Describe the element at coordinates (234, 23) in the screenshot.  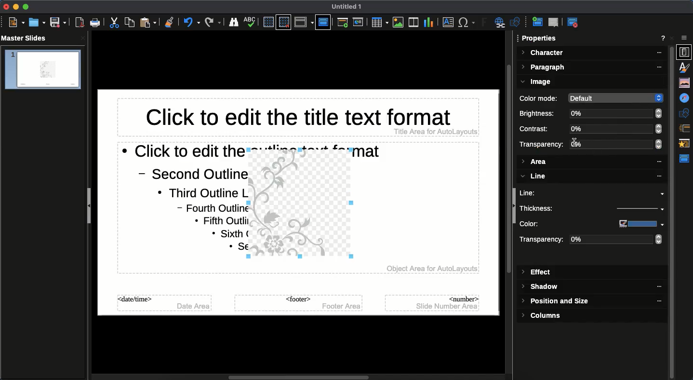
I see `Finder` at that location.